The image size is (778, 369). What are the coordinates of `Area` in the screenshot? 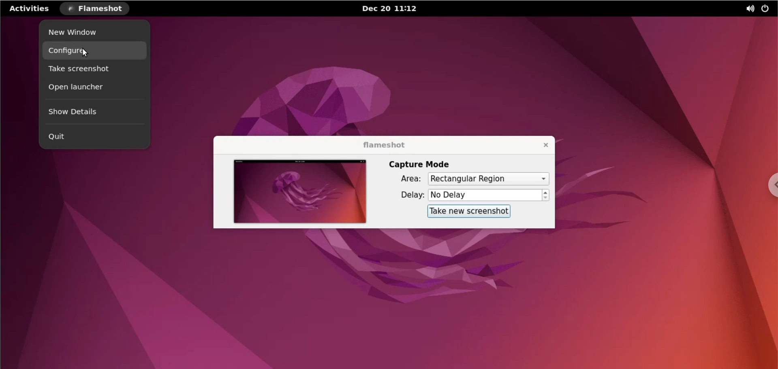 It's located at (405, 179).